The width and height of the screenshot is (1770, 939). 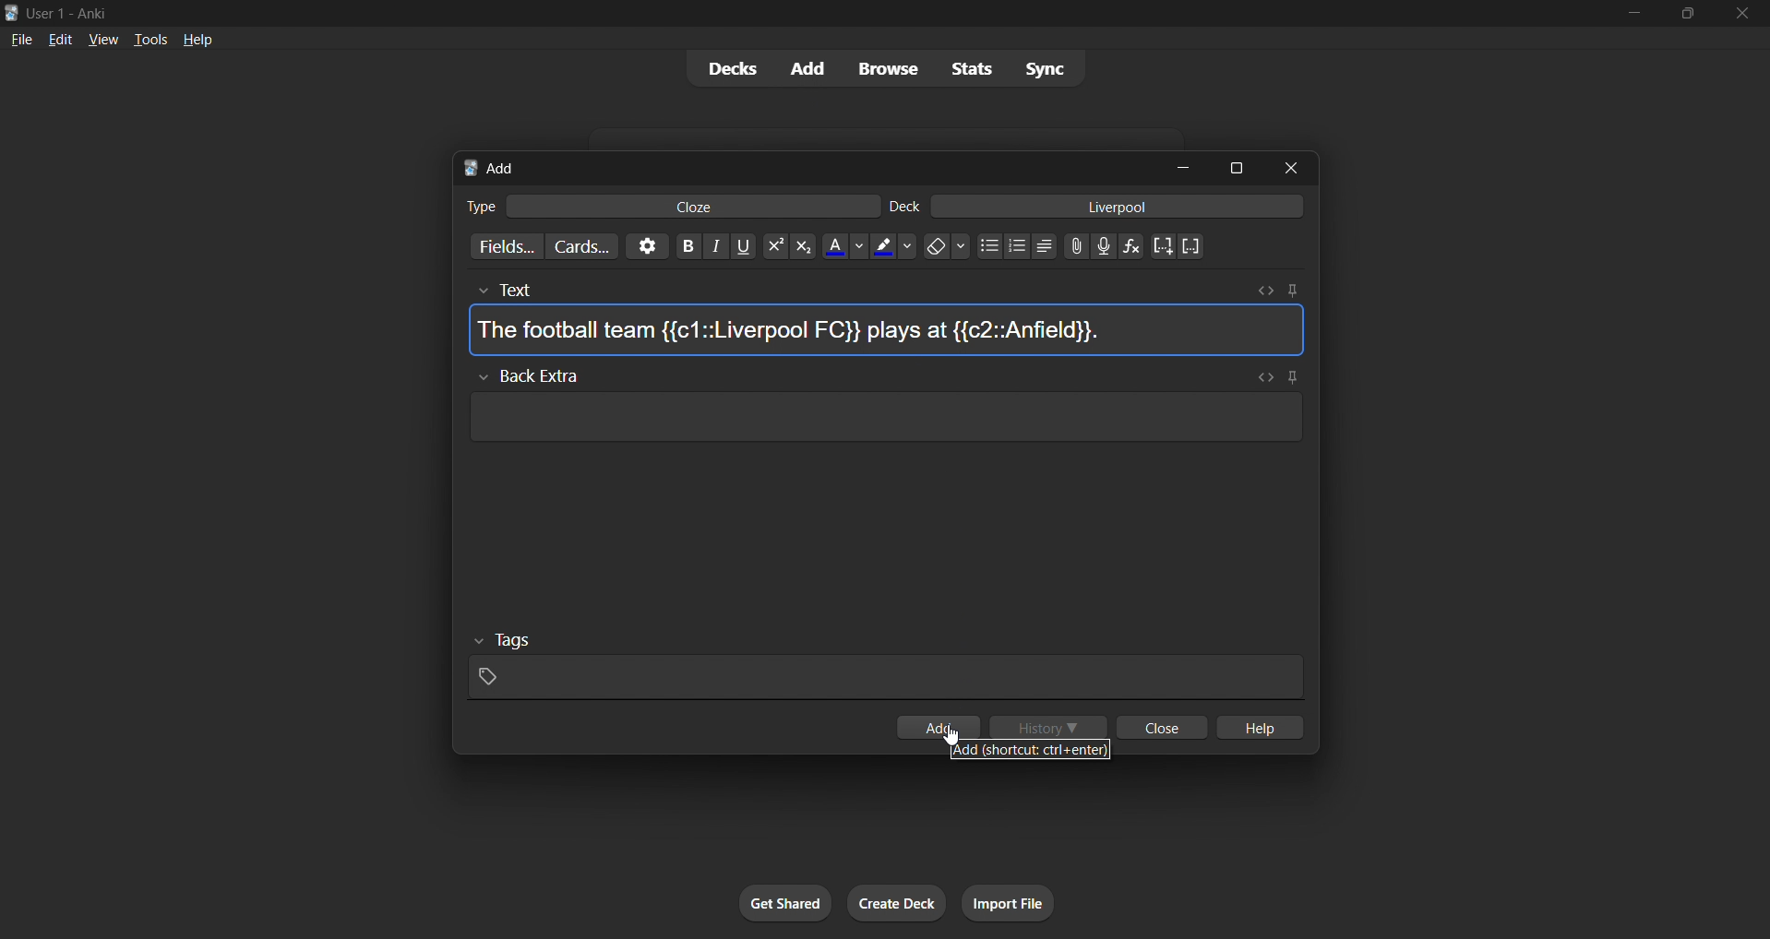 What do you see at coordinates (498, 167) in the screenshot?
I see `Add` at bounding box center [498, 167].